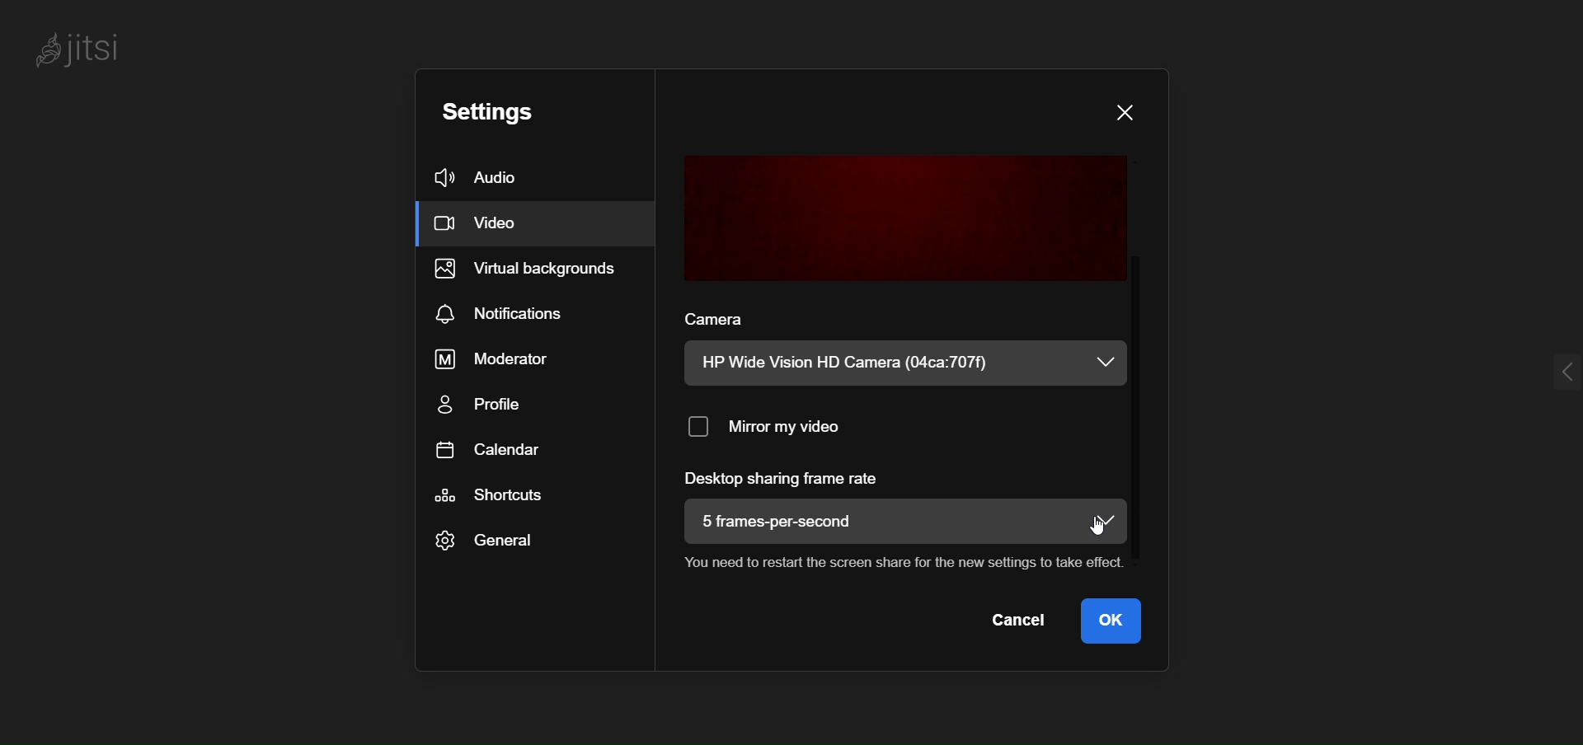 This screenshot has height=745, width=1583. I want to click on audio, so click(506, 180).